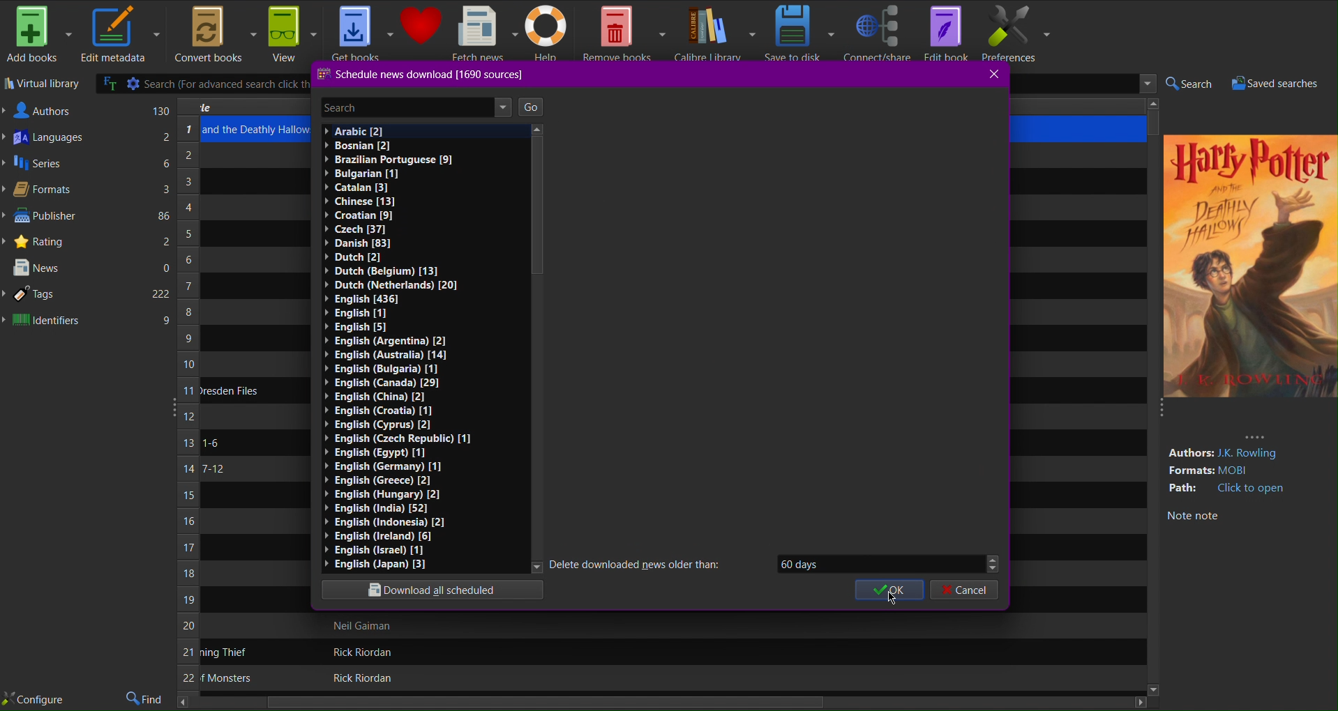  I want to click on vertical scrollbar, so click(536, 208).